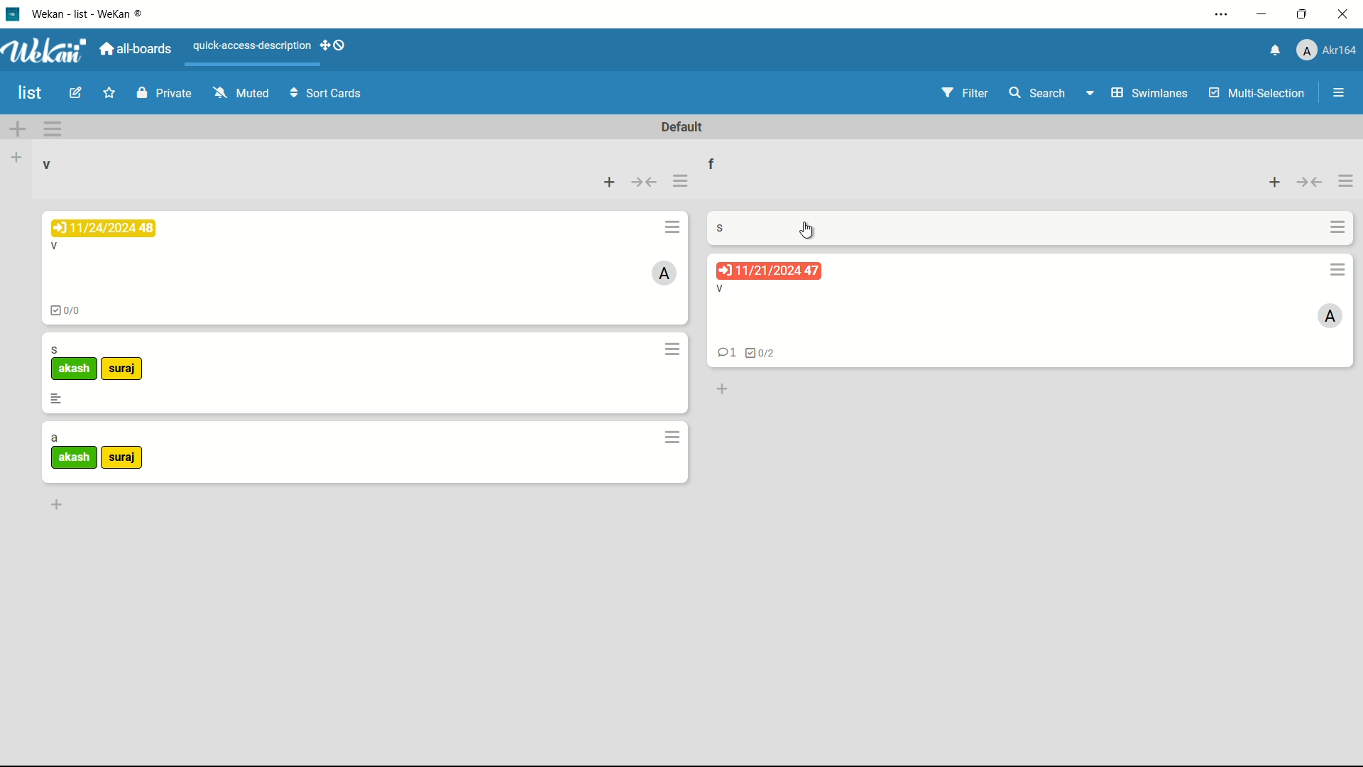  I want to click on star this board, so click(109, 93).